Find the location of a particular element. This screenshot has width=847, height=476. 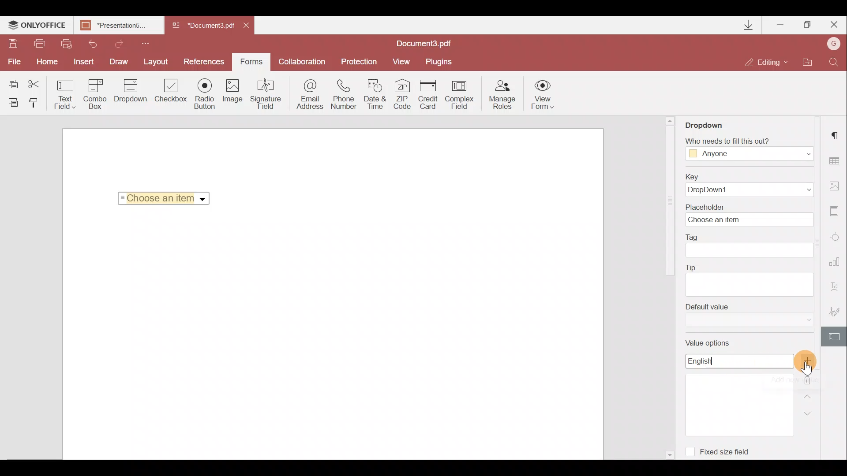

Copy is located at coordinates (12, 82).